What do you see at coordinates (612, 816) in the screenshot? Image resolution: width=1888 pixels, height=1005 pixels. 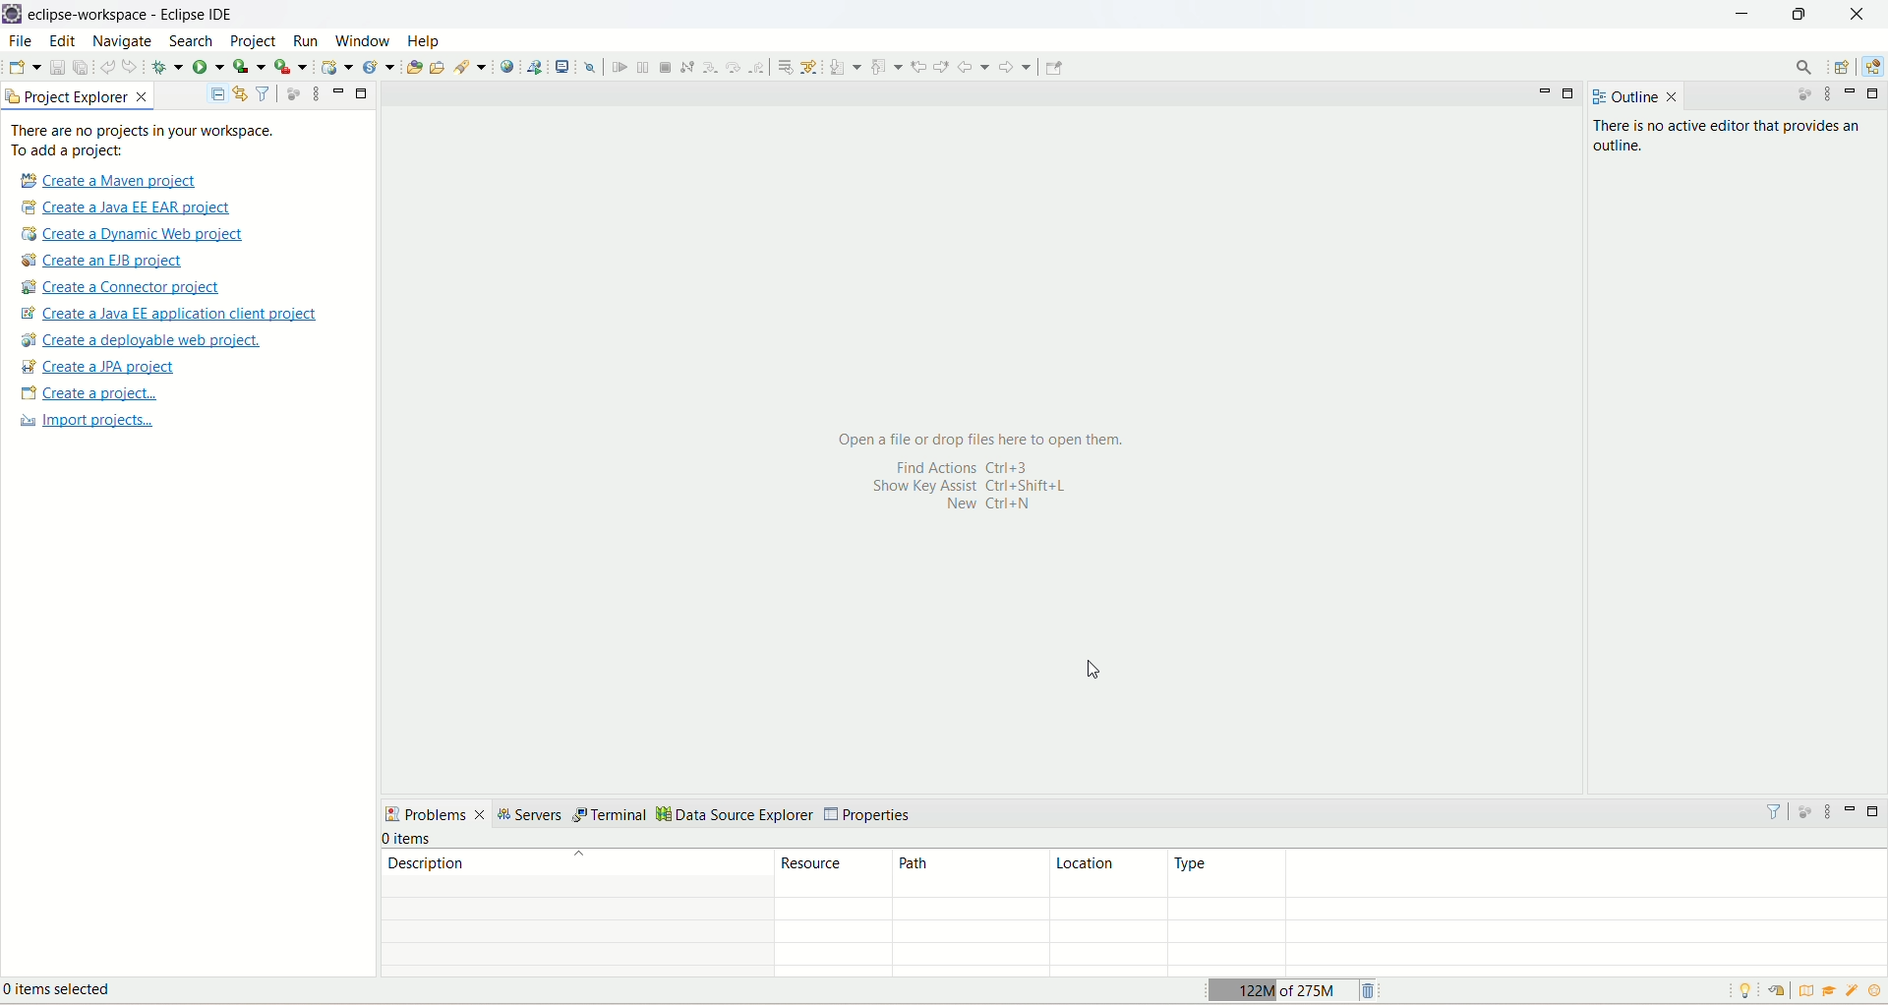 I see `terminal` at bounding box center [612, 816].